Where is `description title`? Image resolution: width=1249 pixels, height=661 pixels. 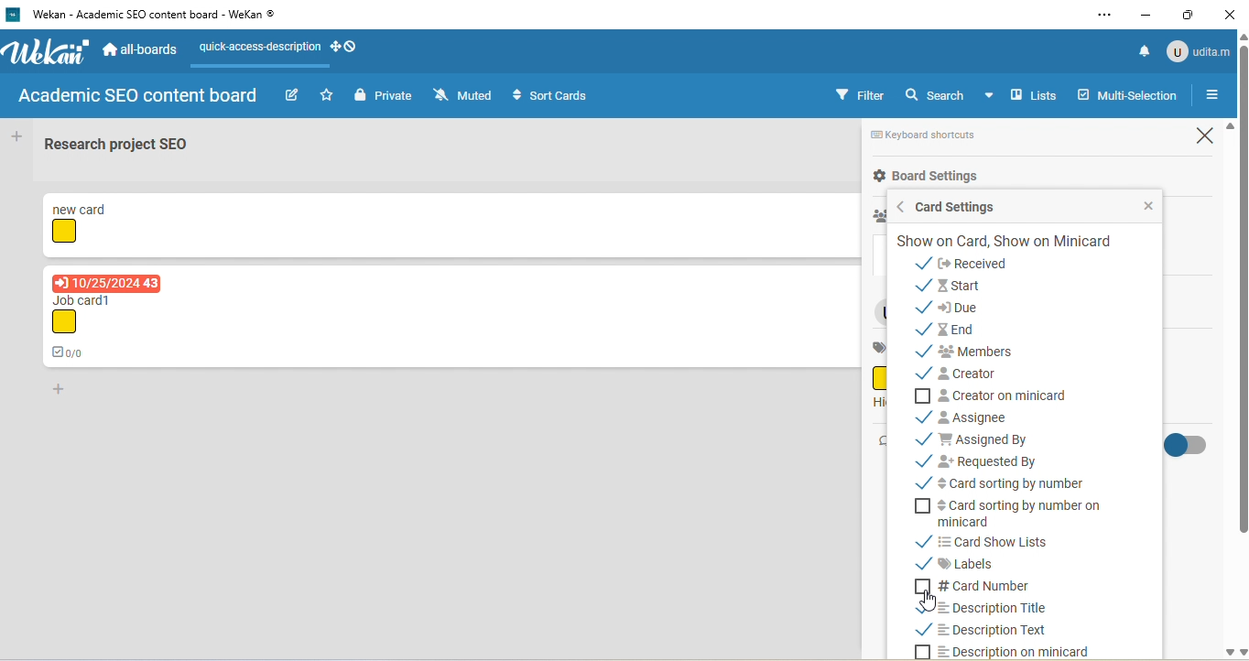 description title is located at coordinates (980, 607).